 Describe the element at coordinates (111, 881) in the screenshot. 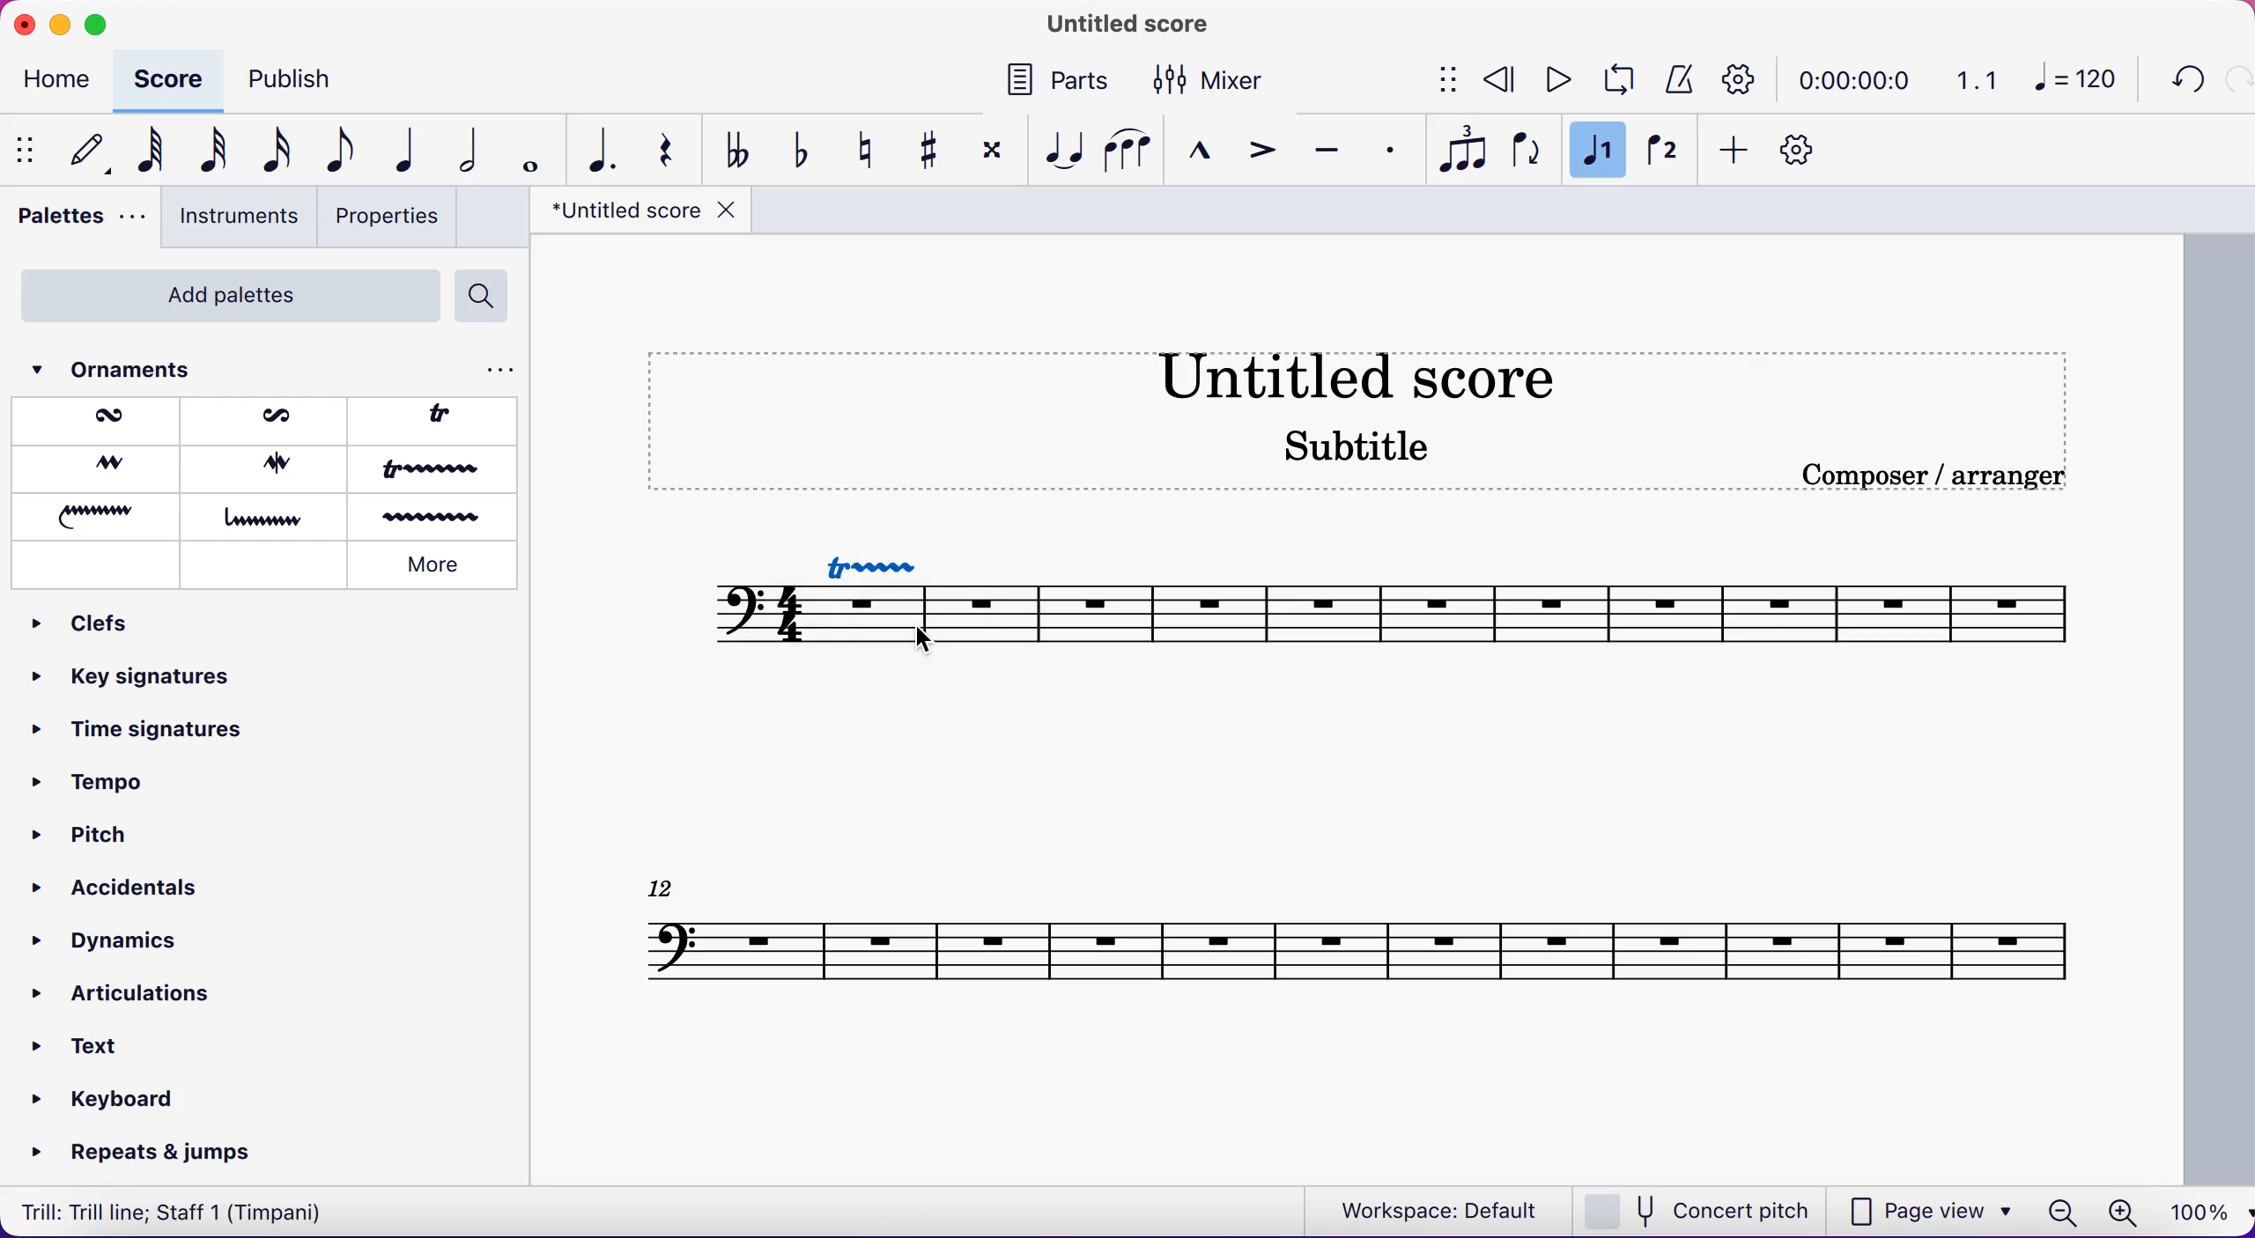

I see `accidentals` at that location.